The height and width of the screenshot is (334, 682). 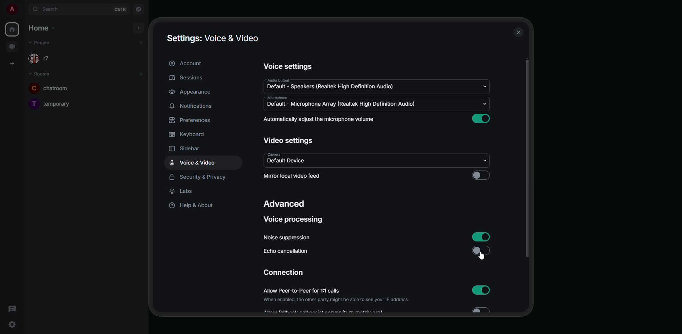 I want to click on ctrl K, so click(x=120, y=10).